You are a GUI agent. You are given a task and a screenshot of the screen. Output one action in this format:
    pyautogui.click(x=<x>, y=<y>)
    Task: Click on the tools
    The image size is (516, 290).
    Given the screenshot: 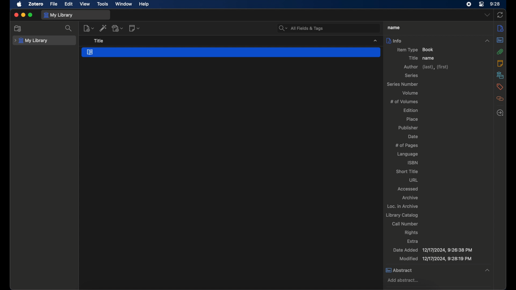 What is the action you would take?
    pyautogui.click(x=103, y=4)
    